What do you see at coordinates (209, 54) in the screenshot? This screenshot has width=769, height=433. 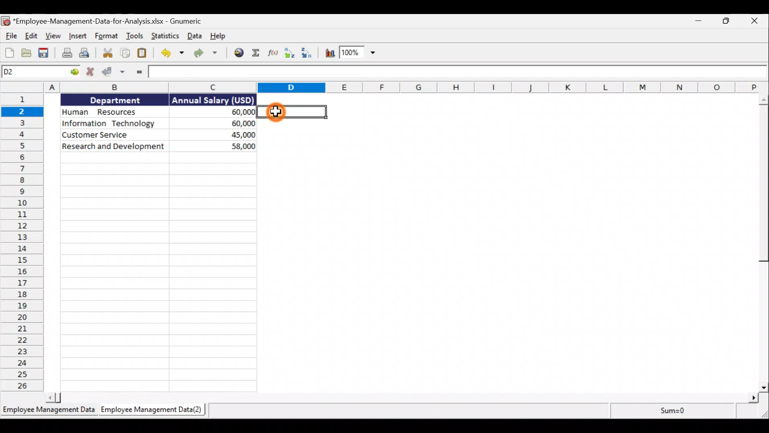 I see `Redo the undone action` at bounding box center [209, 54].